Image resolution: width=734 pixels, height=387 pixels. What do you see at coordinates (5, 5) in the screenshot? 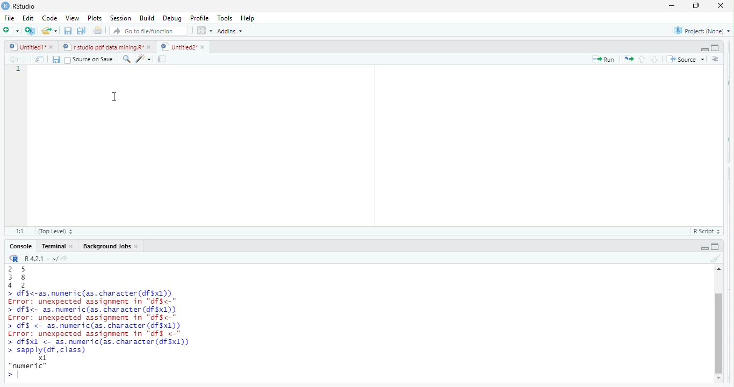
I see `r studio logo` at bounding box center [5, 5].